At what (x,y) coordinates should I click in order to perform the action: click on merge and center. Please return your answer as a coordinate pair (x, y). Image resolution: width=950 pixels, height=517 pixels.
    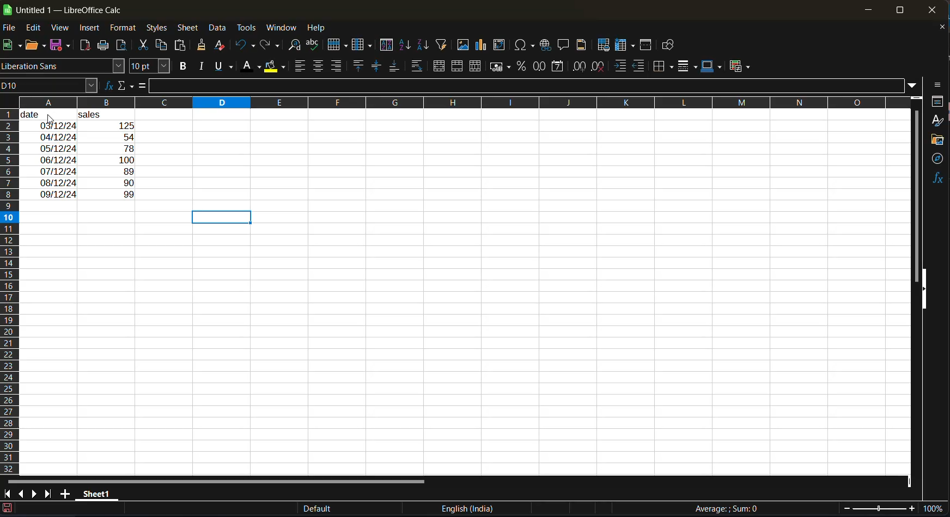
    Looking at the image, I should click on (441, 66).